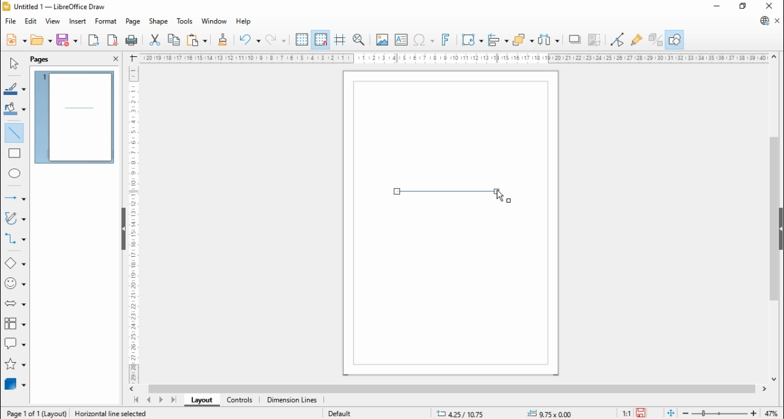  Describe the element at coordinates (773, 219) in the screenshot. I see `scroll bar` at that location.